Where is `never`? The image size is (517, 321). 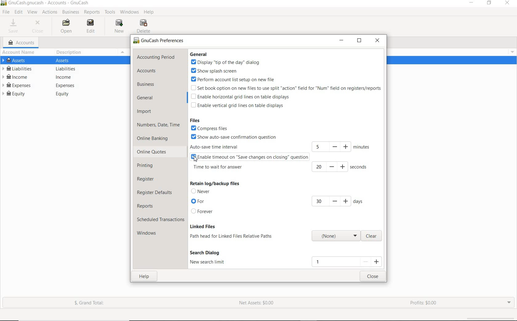
never is located at coordinates (202, 192).